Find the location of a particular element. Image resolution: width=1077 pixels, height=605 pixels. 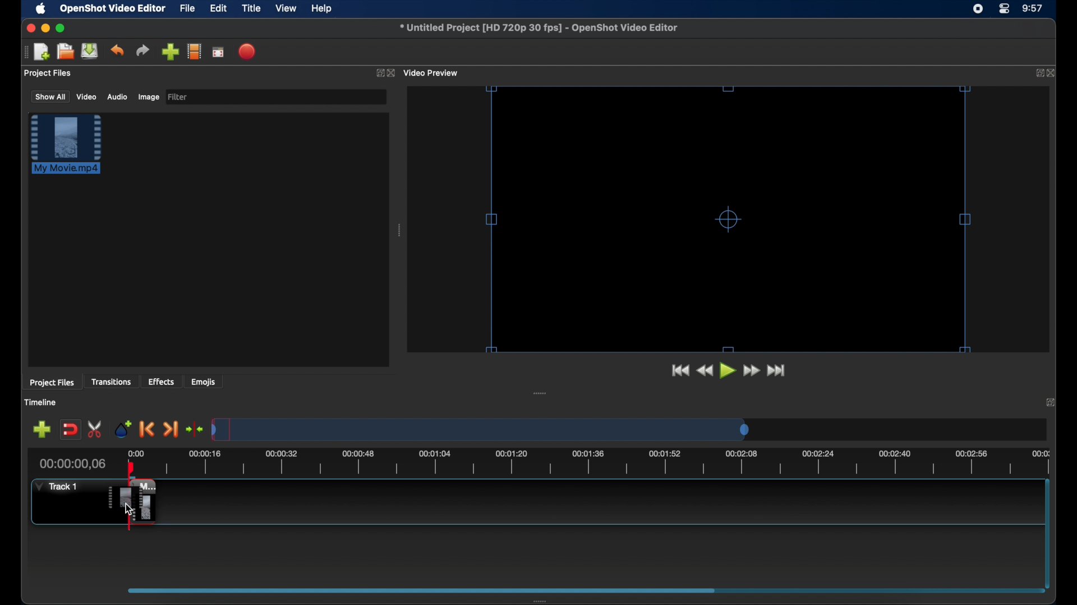

cursor is located at coordinates (127, 509).